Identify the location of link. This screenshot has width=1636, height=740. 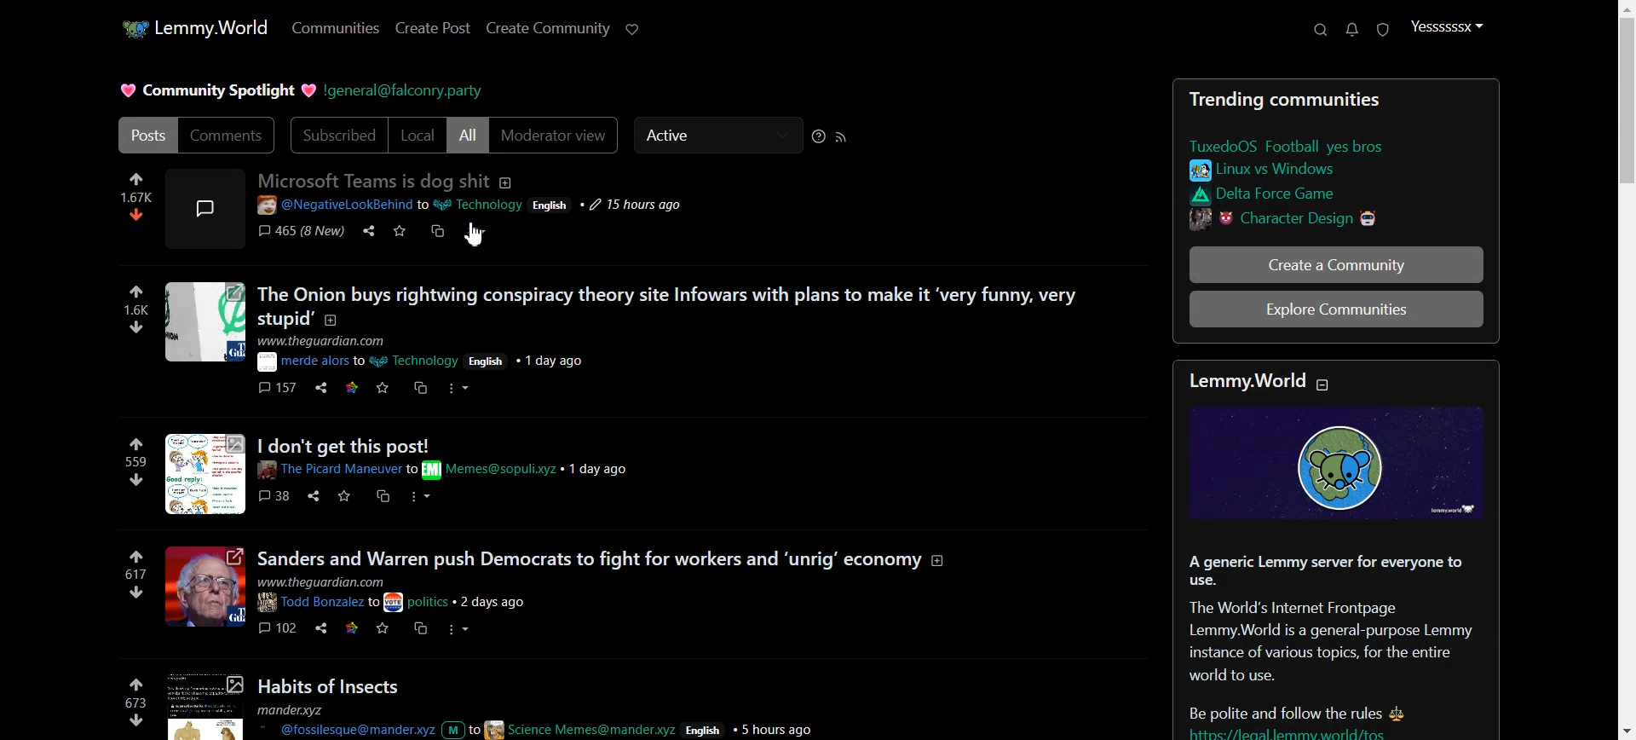
(1290, 171).